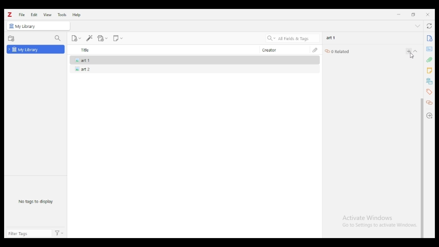 The height and width of the screenshot is (247, 439). What do you see at coordinates (58, 38) in the screenshot?
I see `filter collection` at bounding box center [58, 38].